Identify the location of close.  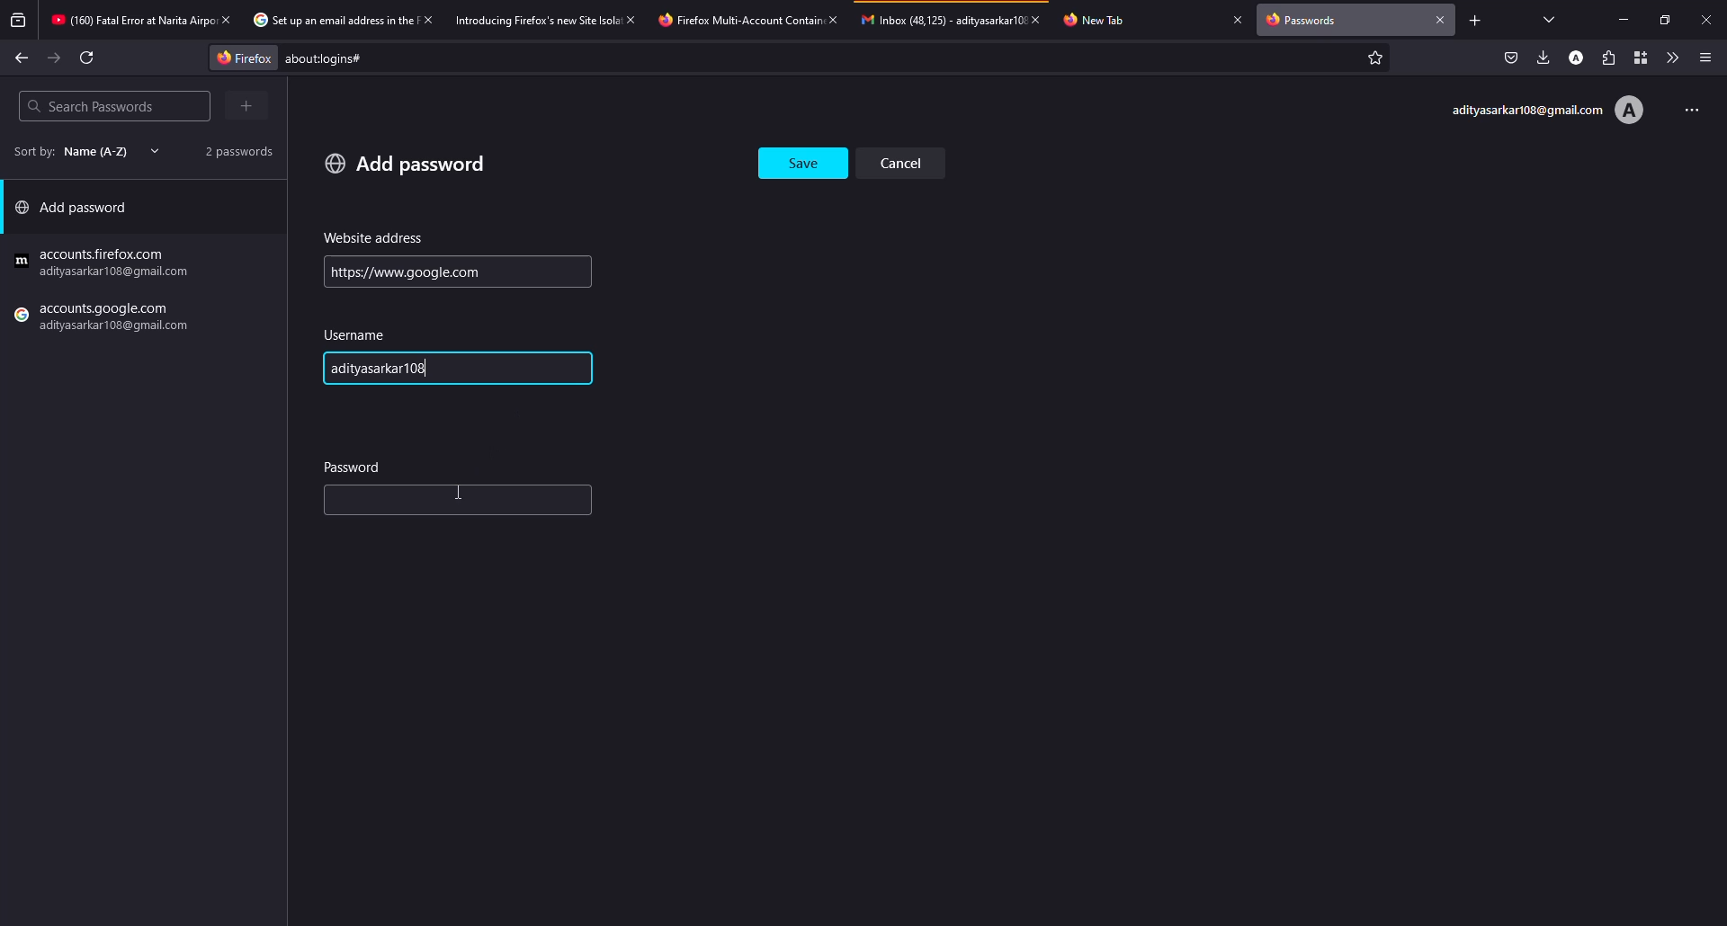
(1706, 19).